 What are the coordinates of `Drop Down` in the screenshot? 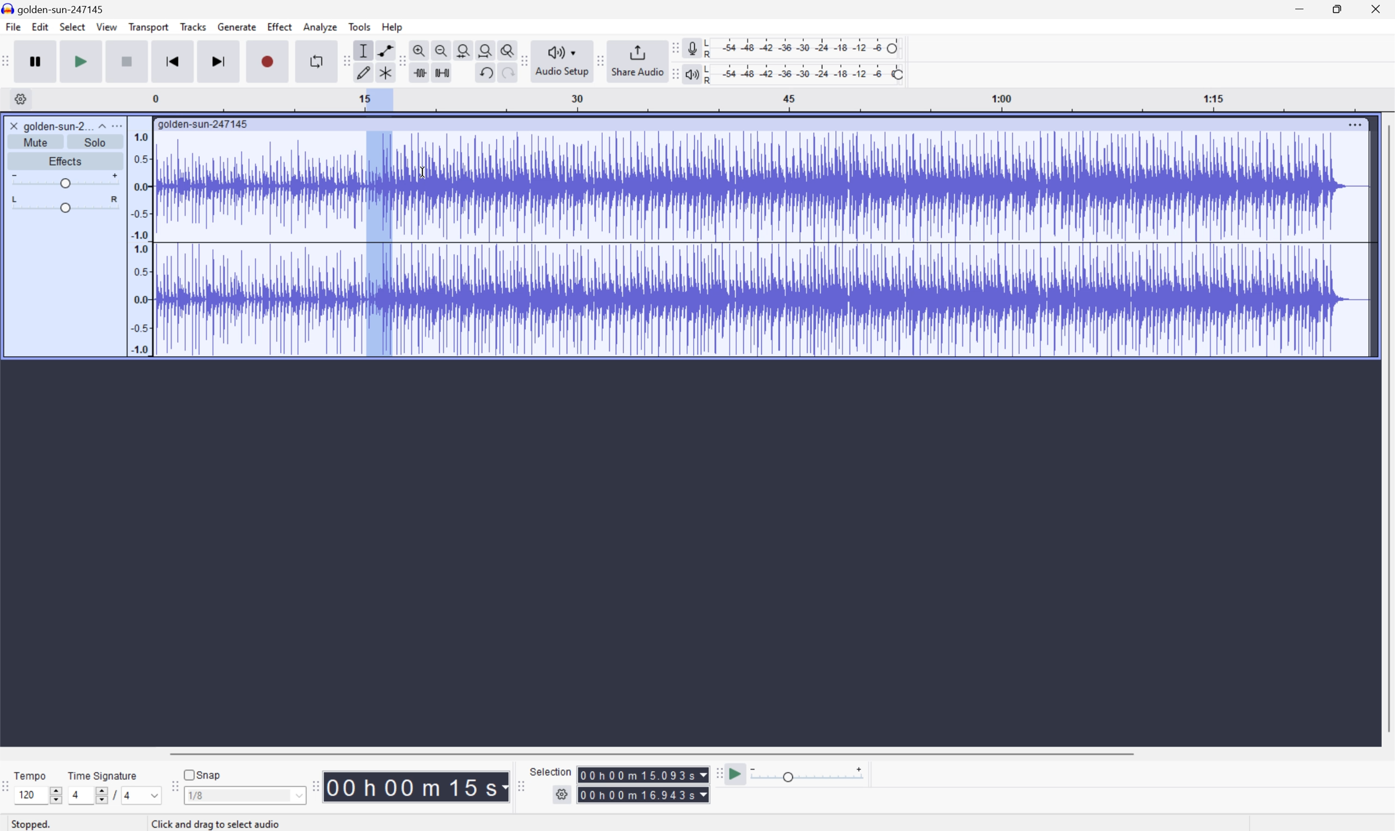 It's located at (297, 797).